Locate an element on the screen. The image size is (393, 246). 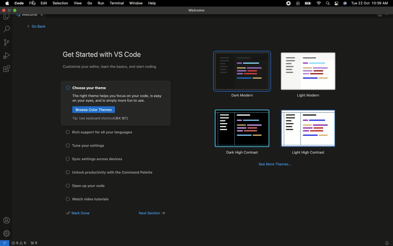
Sync settings across devices is located at coordinates (97, 159).